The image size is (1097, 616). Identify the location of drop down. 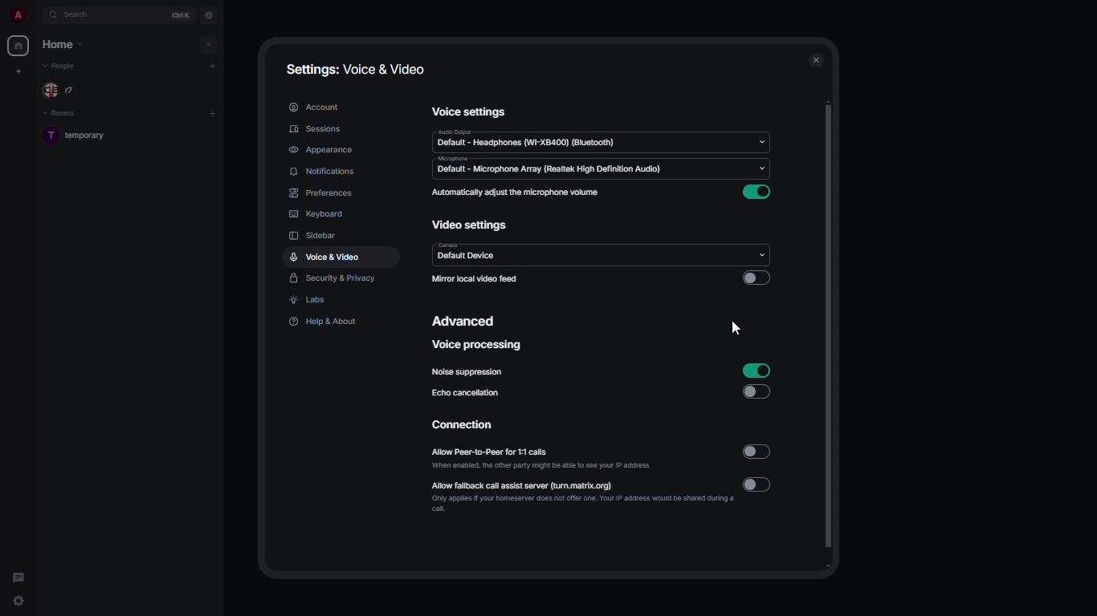
(760, 254).